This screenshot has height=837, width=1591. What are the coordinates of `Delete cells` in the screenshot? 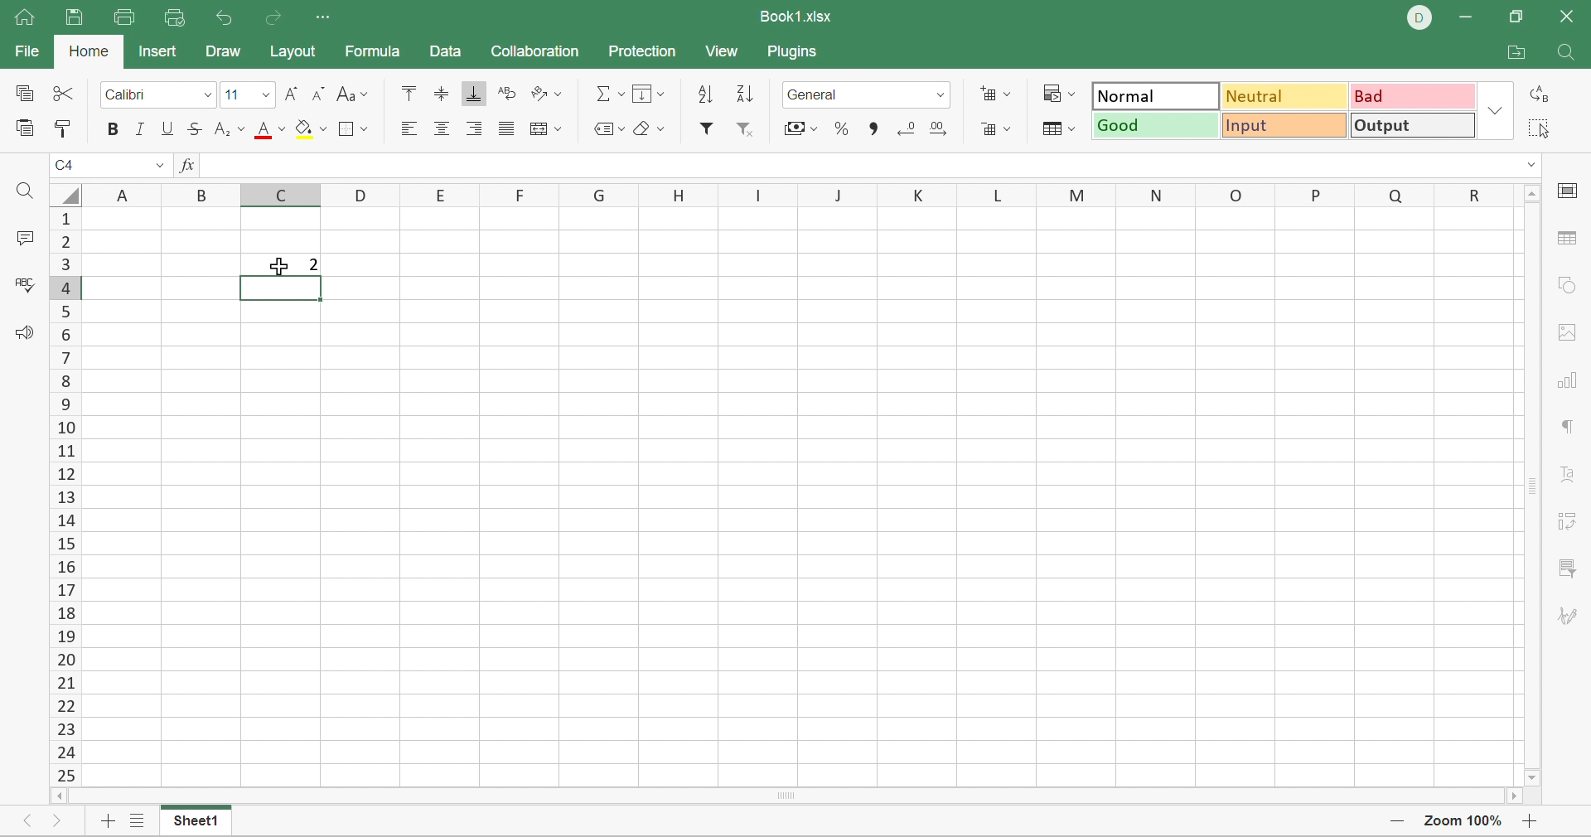 It's located at (998, 130).